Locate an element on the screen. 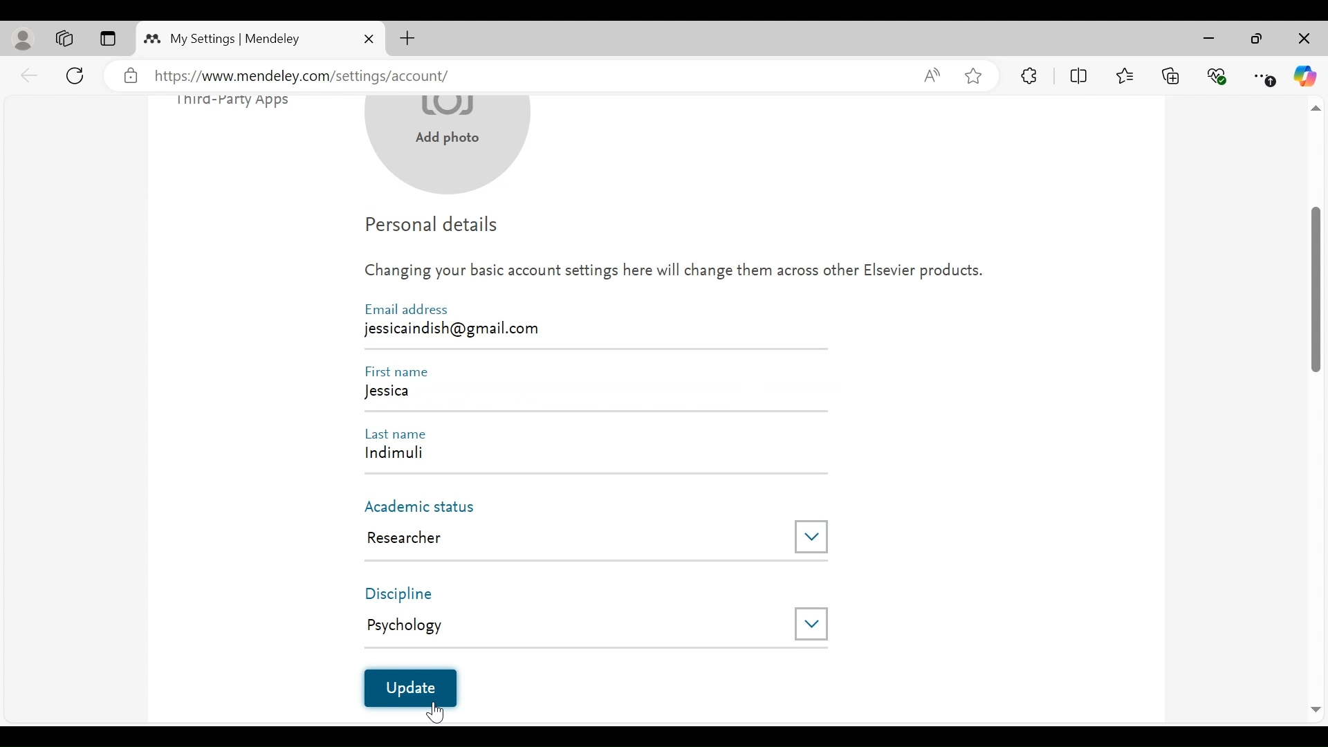 The height and width of the screenshot is (747, 1328). Browser Essentials is located at coordinates (1218, 75).